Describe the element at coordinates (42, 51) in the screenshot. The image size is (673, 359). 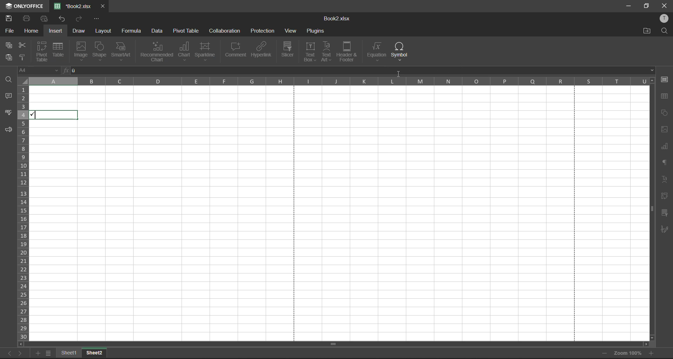
I see `pivot table` at that location.